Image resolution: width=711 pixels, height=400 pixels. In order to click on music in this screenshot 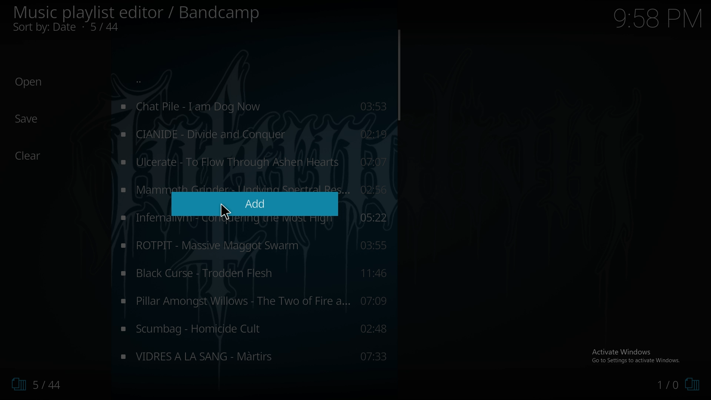, I will do `click(253, 246)`.